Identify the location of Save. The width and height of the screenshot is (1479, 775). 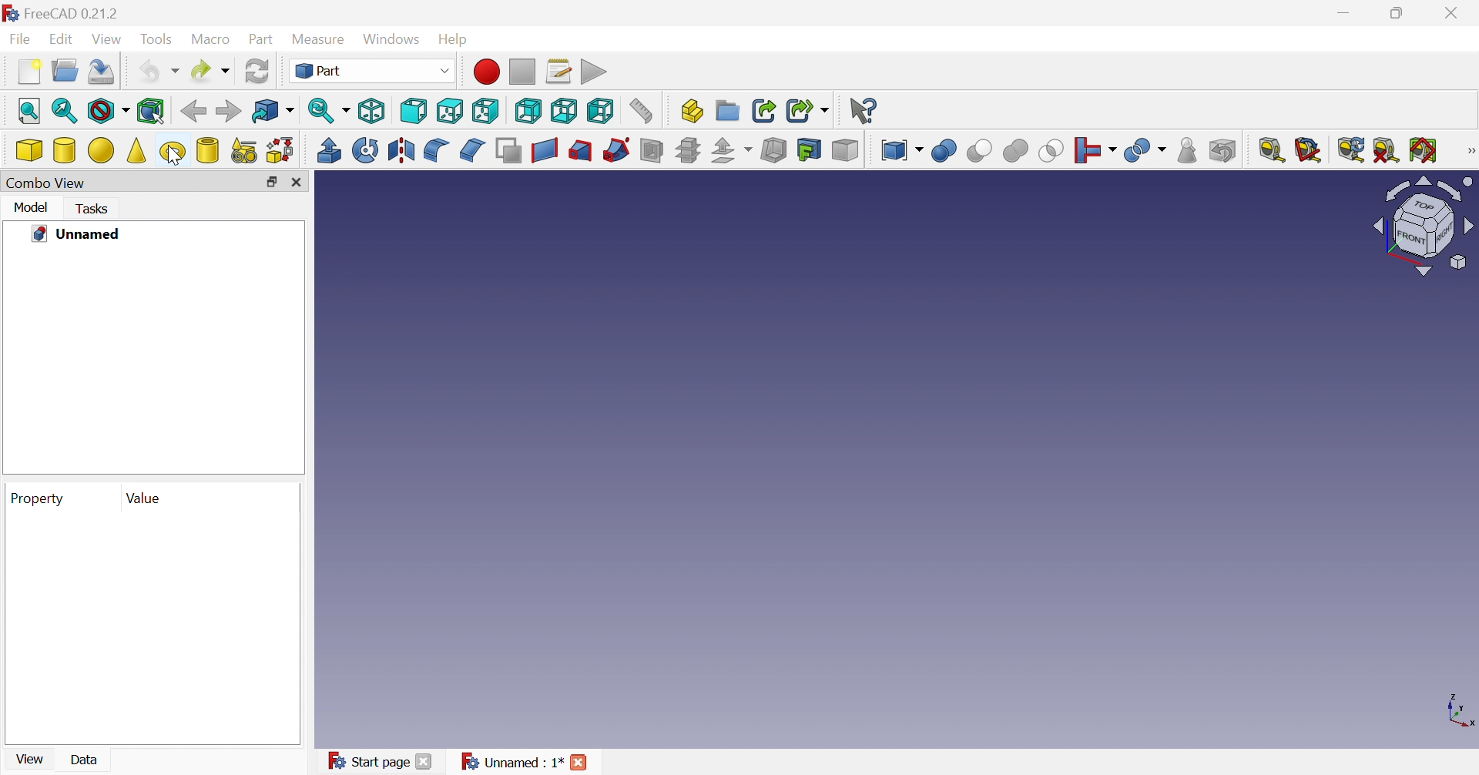
(102, 73).